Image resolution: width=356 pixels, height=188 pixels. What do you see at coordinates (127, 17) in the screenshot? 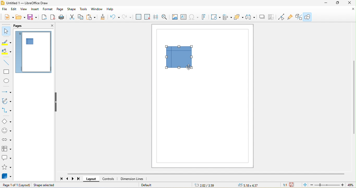
I see `redo` at bounding box center [127, 17].